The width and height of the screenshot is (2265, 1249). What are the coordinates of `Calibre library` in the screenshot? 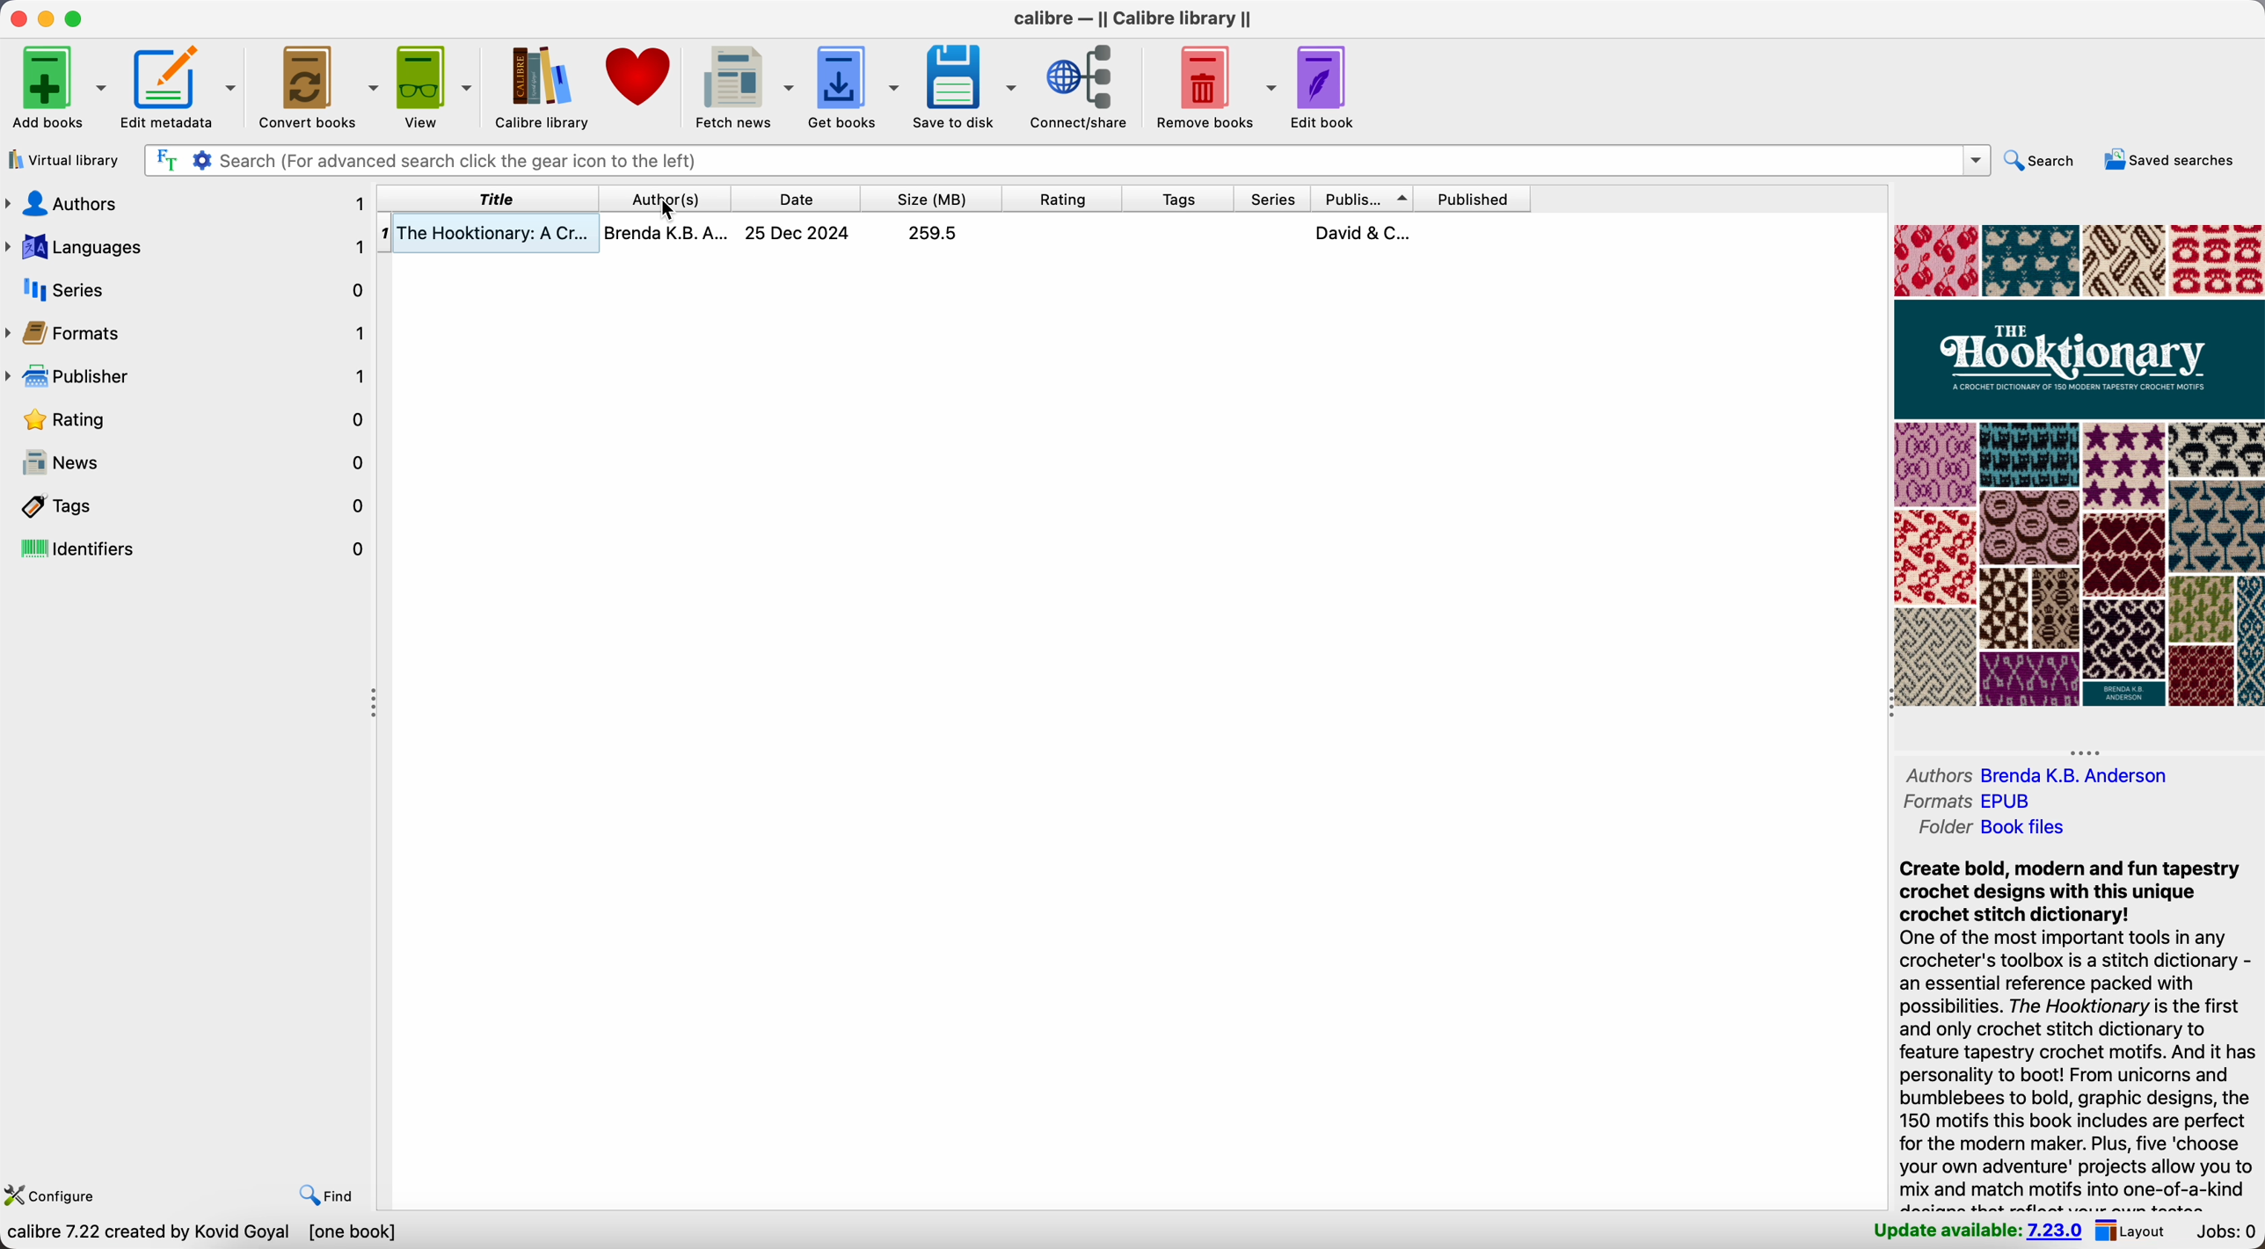 It's located at (538, 85).